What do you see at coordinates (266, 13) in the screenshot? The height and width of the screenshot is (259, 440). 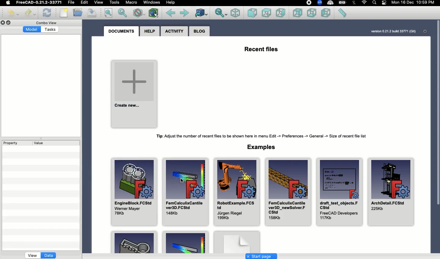 I see `Top` at bounding box center [266, 13].